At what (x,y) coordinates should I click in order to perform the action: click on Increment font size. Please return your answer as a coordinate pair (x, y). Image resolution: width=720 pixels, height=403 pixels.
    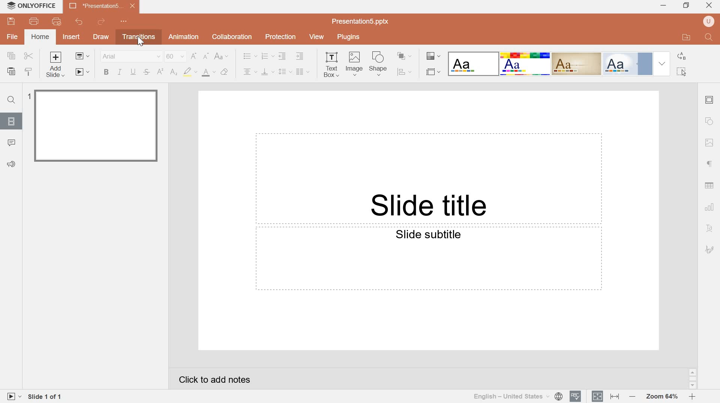
    Looking at the image, I should click on (195, 56).